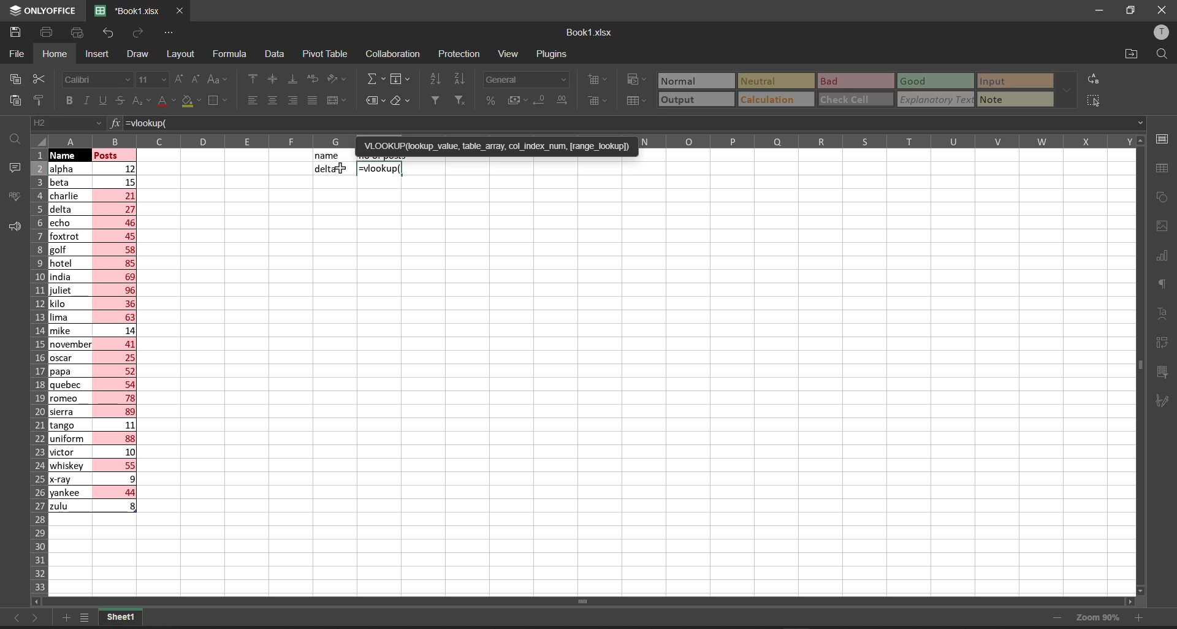 The image size is (1177, 629). Describe the element at coordinates (121, 618) in the screenshot. I see `sheet1` at that location.